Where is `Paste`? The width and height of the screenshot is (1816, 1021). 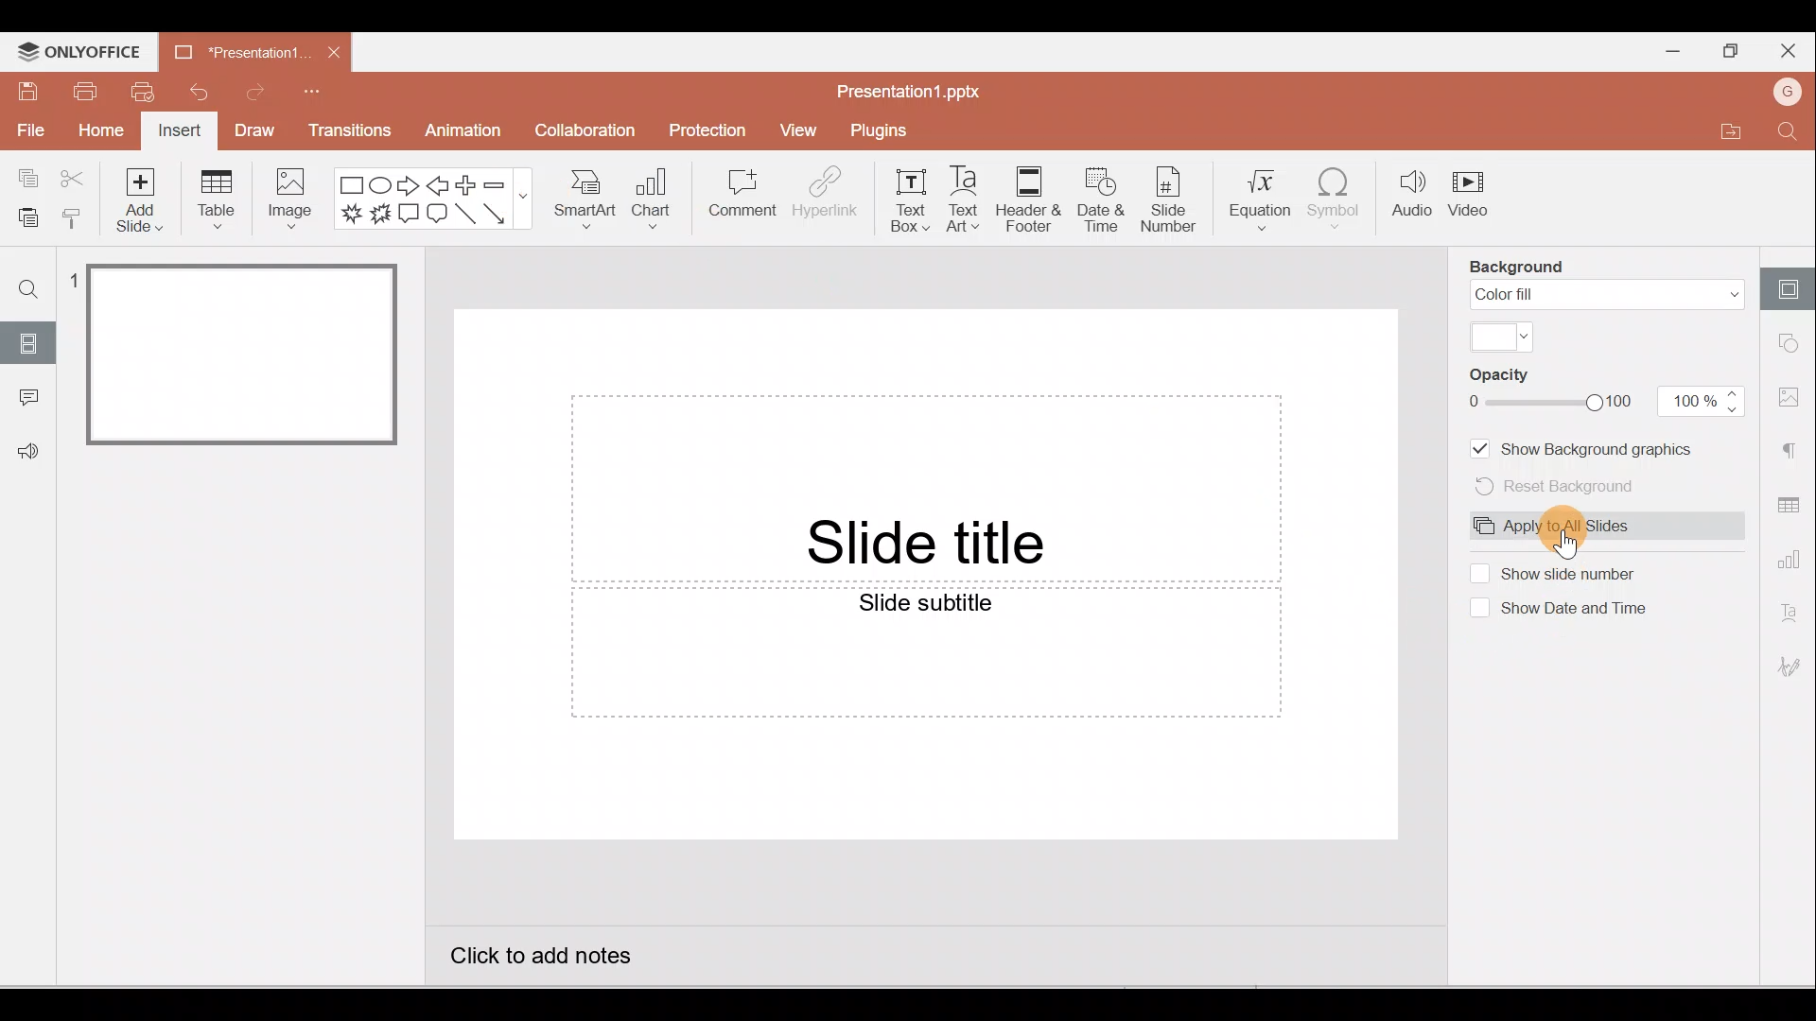 Paste is located at coordinates (23, 215).